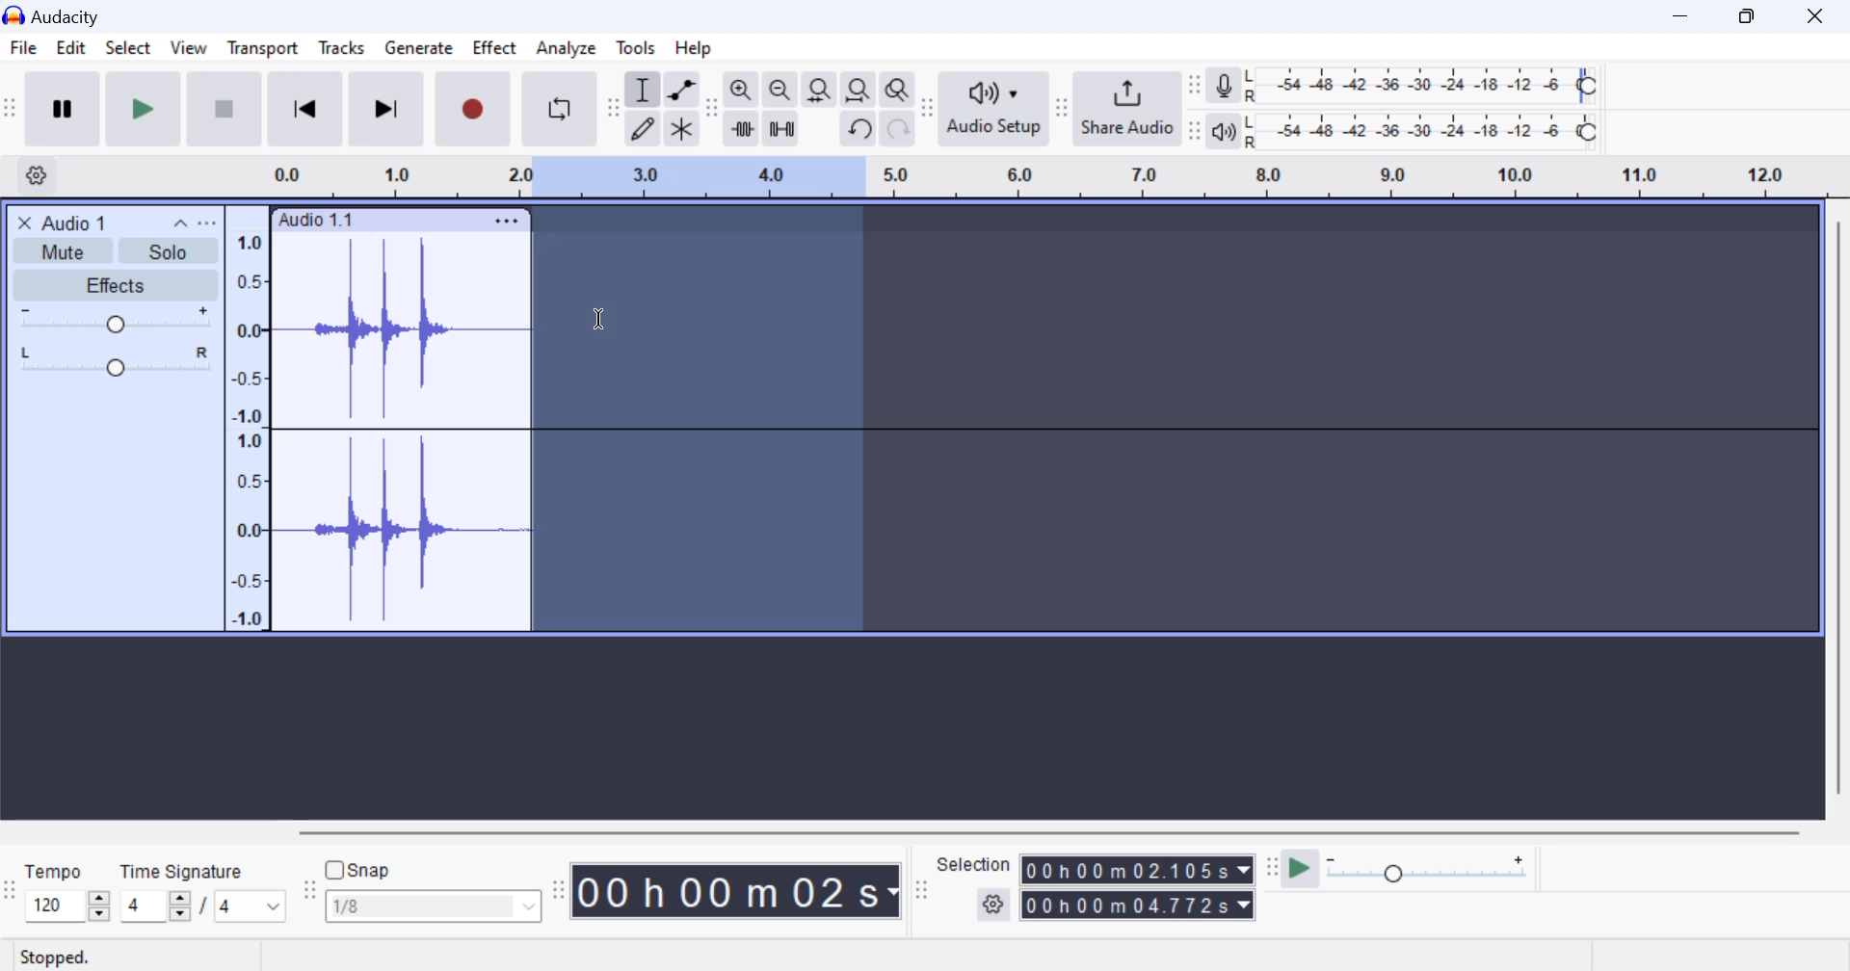 The image size is (1850, 971). What do you see at coordinates (207, 223) in the screenshot?
I see `open menu` at bounding box center [207, 223].